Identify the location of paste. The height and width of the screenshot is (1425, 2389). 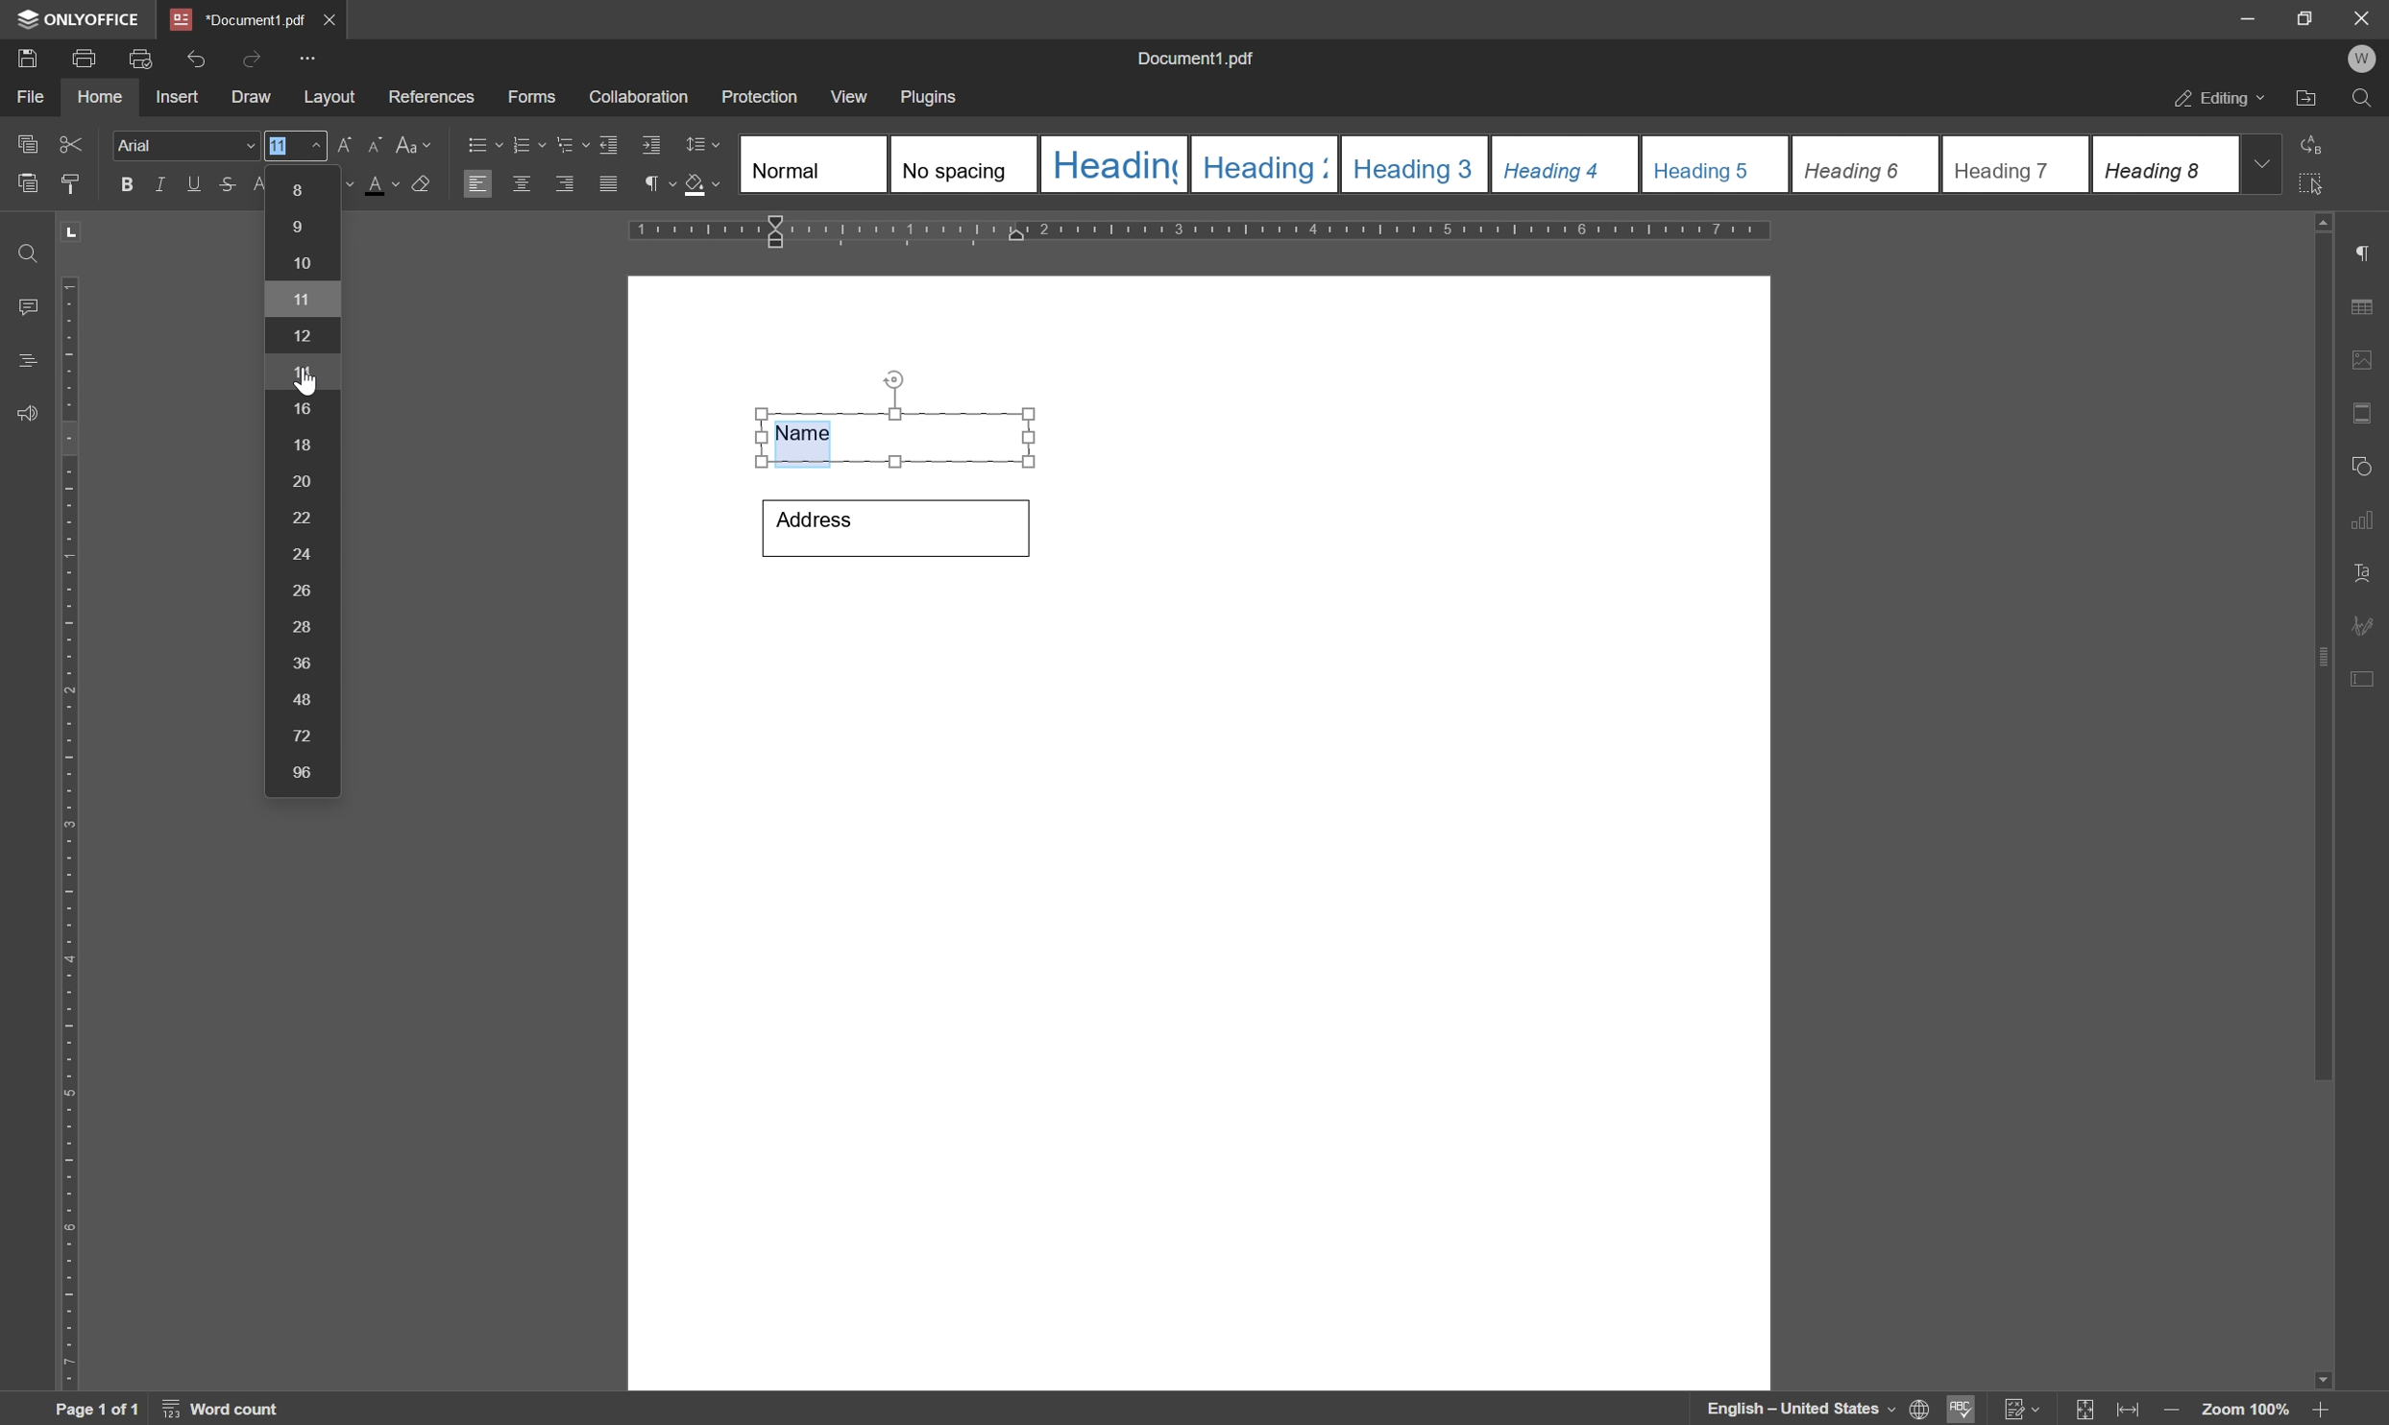
(29, 184).